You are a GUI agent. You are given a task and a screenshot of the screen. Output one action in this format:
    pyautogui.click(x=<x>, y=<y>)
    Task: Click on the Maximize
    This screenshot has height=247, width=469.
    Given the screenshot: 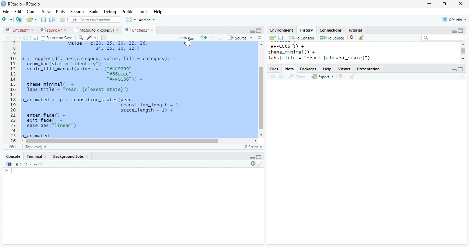 What is the action you would take?
    pyautogui.click(x=259, y=31)
    